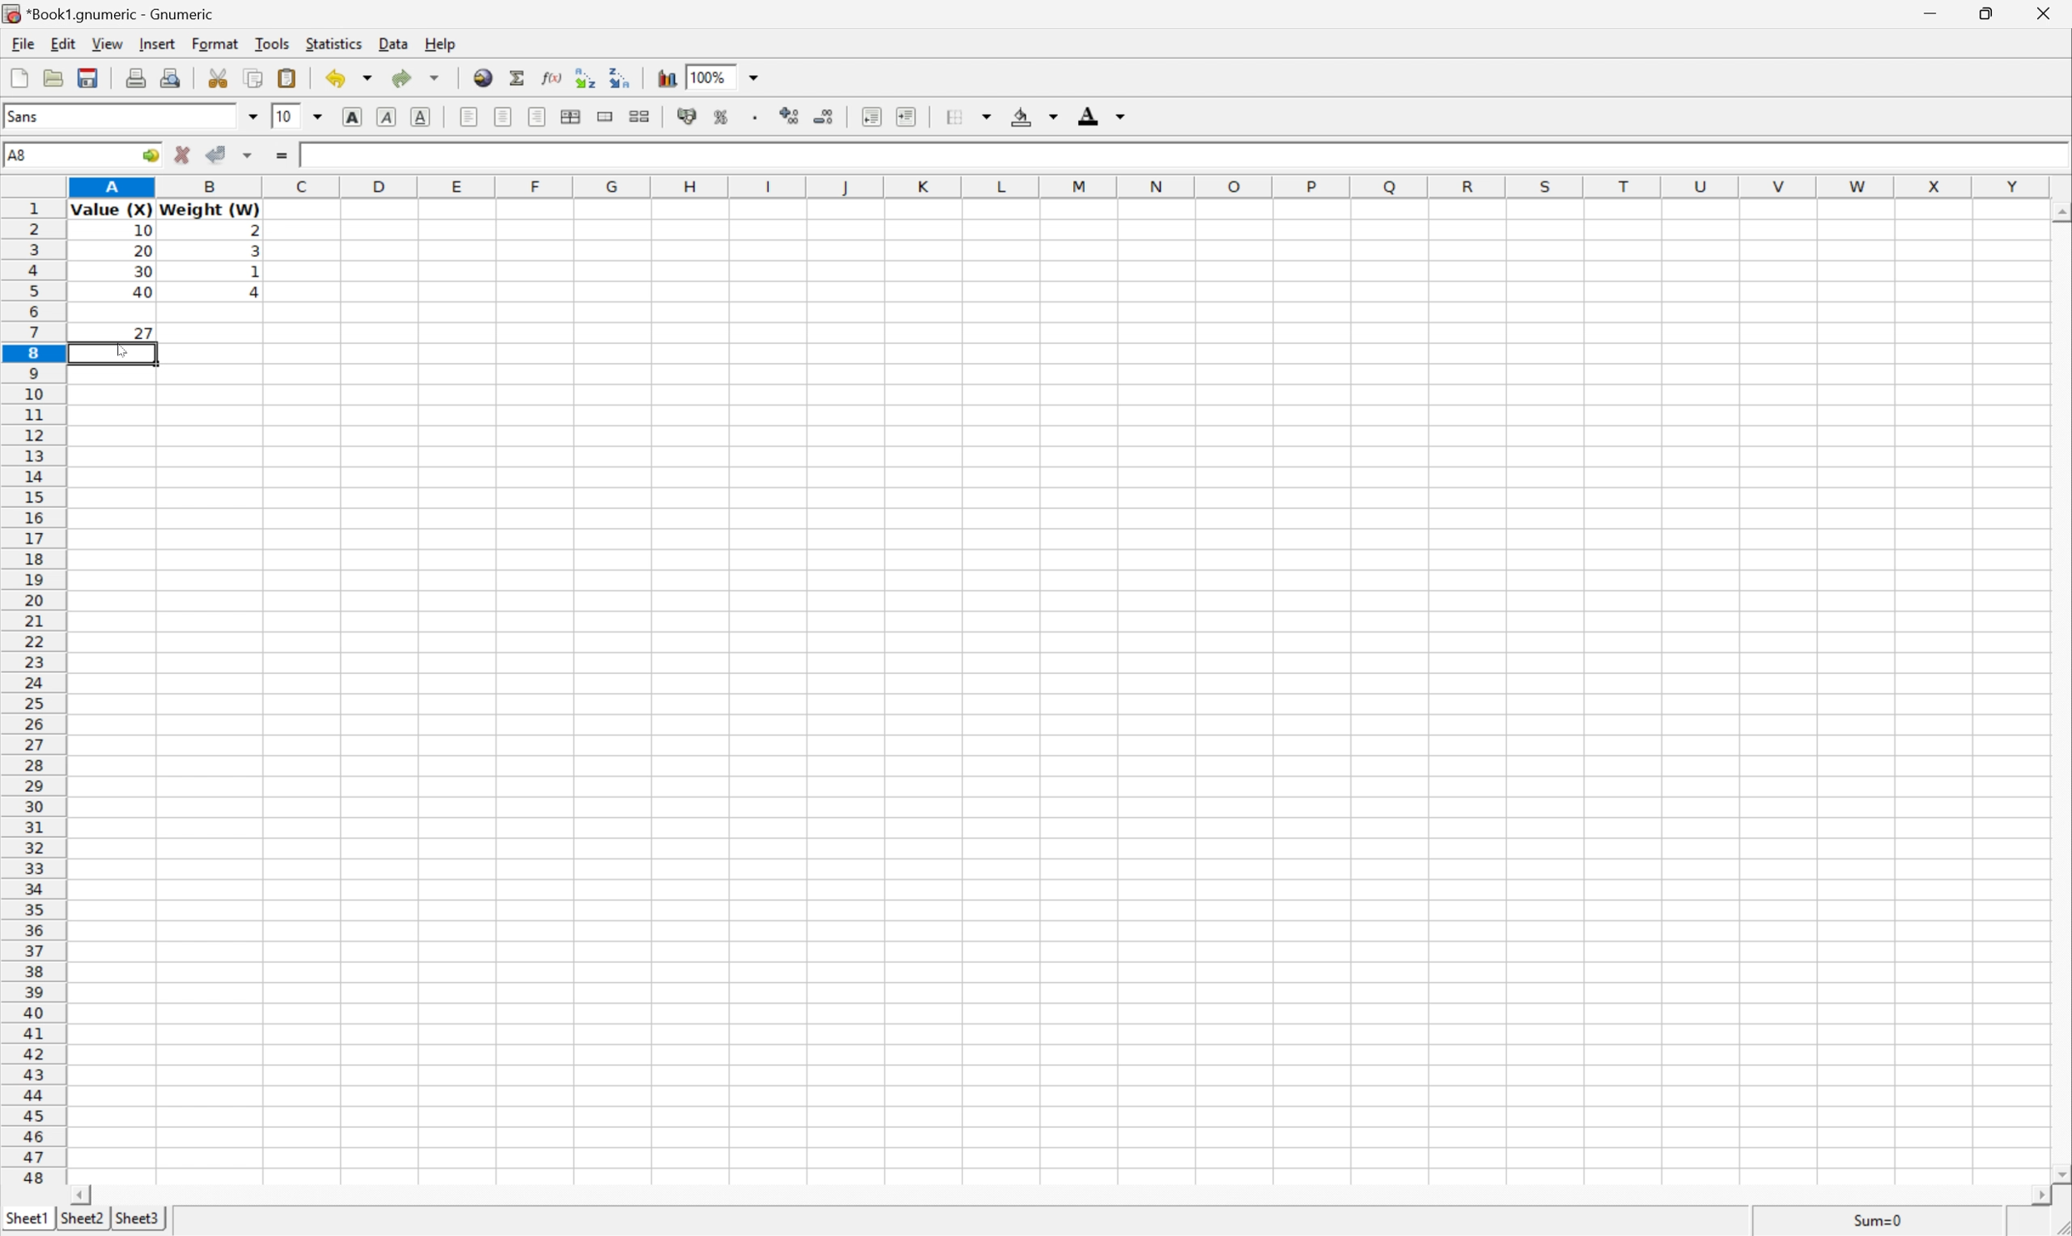 Image resolution: width=2072 pixels, height=1236 pixels. Describe the element at coordinates (252, 254) in the screenshot. I see `3` at that location.